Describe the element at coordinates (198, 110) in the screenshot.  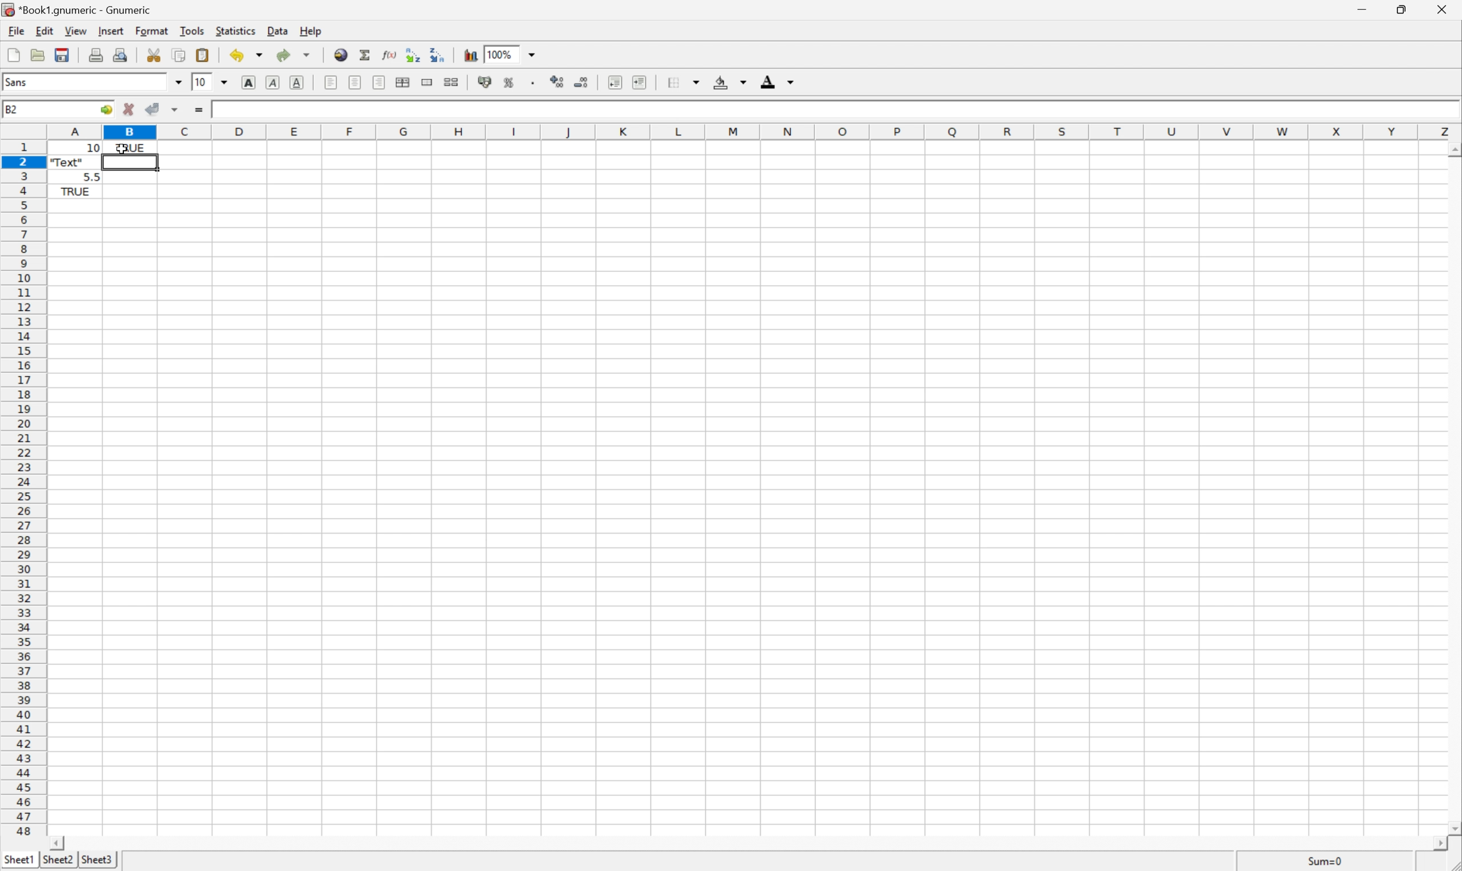
I see `Enter formula` at that location.